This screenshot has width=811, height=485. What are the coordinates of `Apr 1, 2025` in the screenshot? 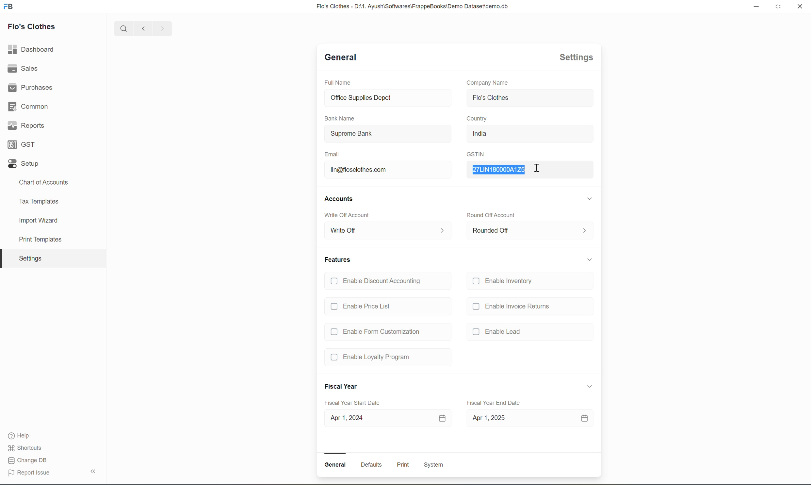 It's located at (513, 418).